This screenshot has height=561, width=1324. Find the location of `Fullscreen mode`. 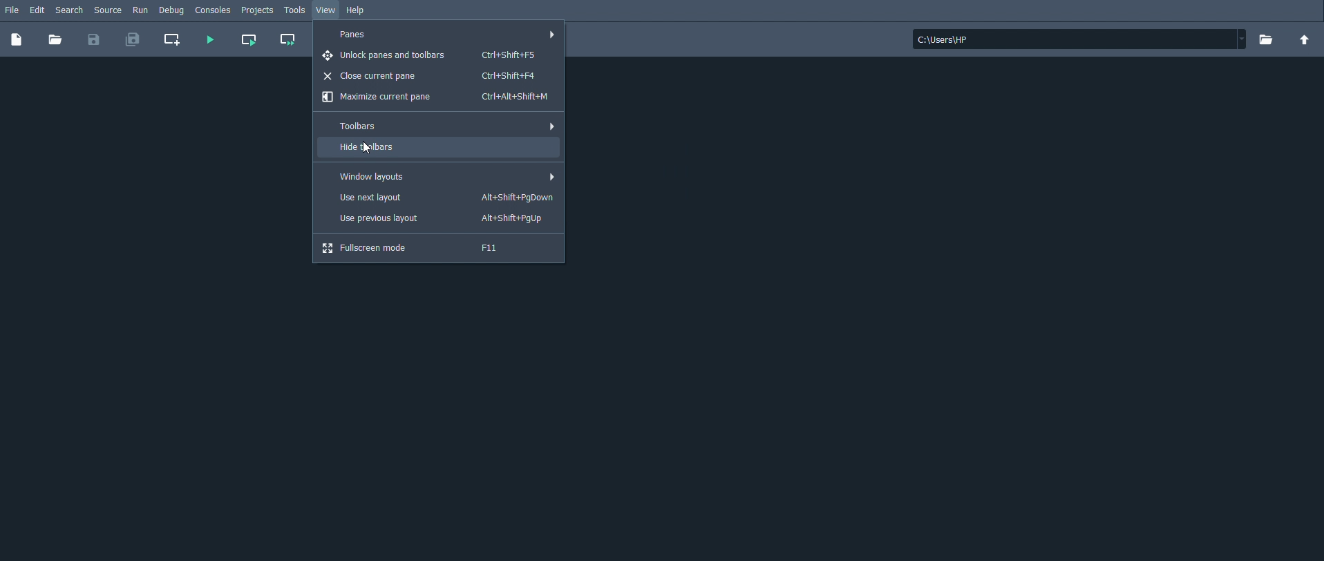

Fullscreen mode is located at coordinates (419, 249).